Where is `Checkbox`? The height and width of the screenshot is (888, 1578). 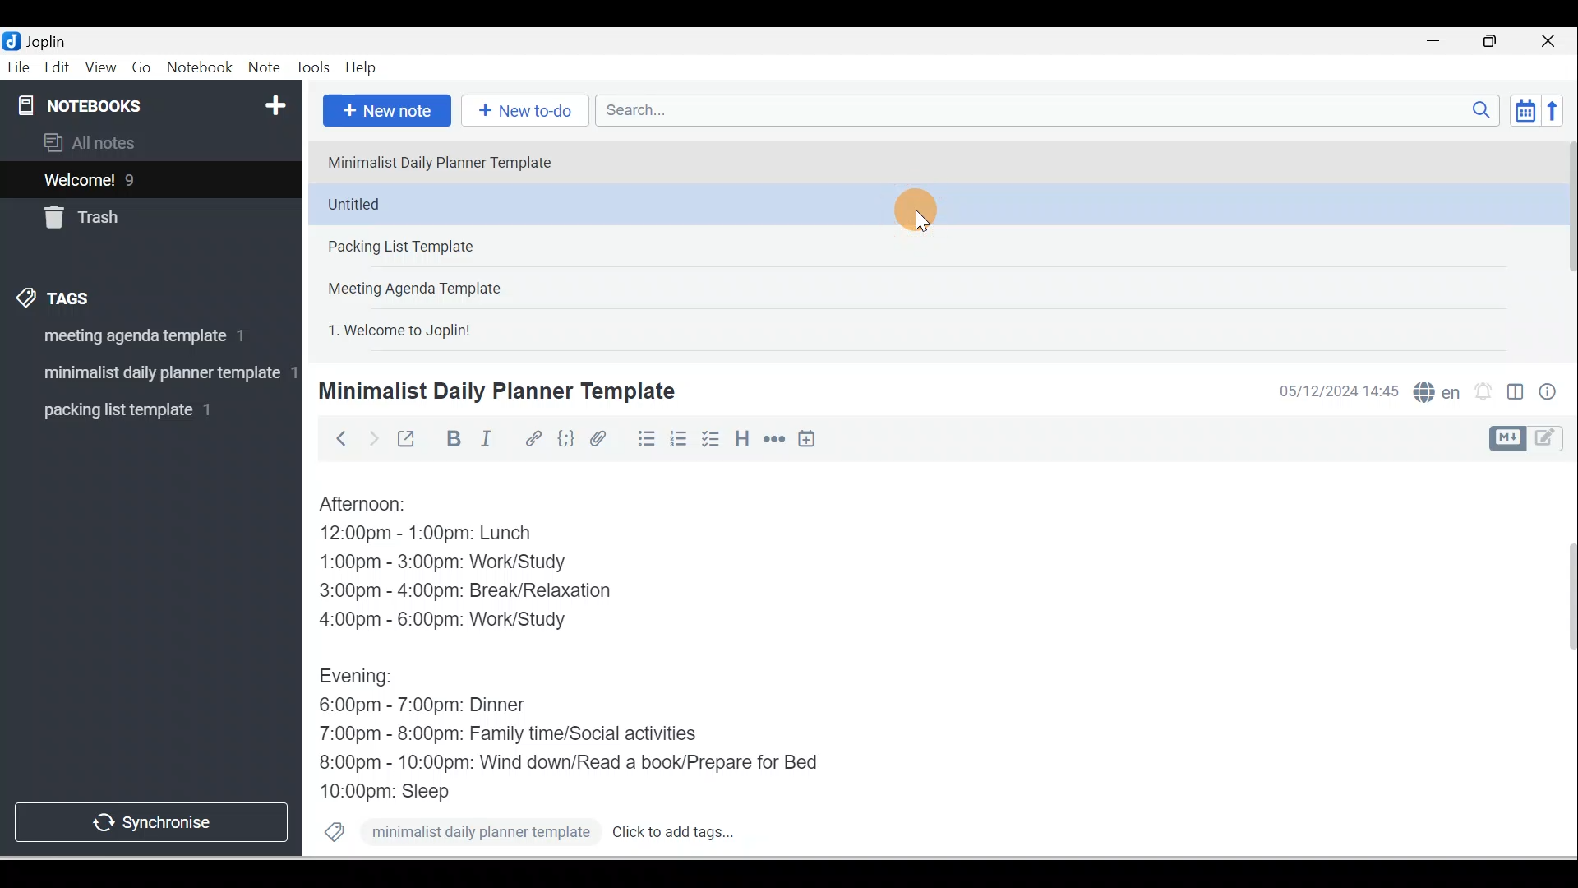 Checkbox is located at coordinates (709, 439).